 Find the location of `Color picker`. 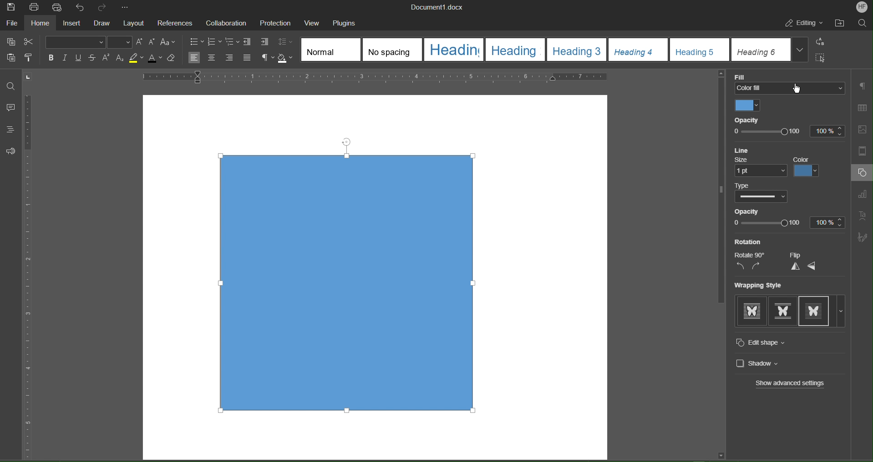

Color picker is located at coordinates (805, 171).